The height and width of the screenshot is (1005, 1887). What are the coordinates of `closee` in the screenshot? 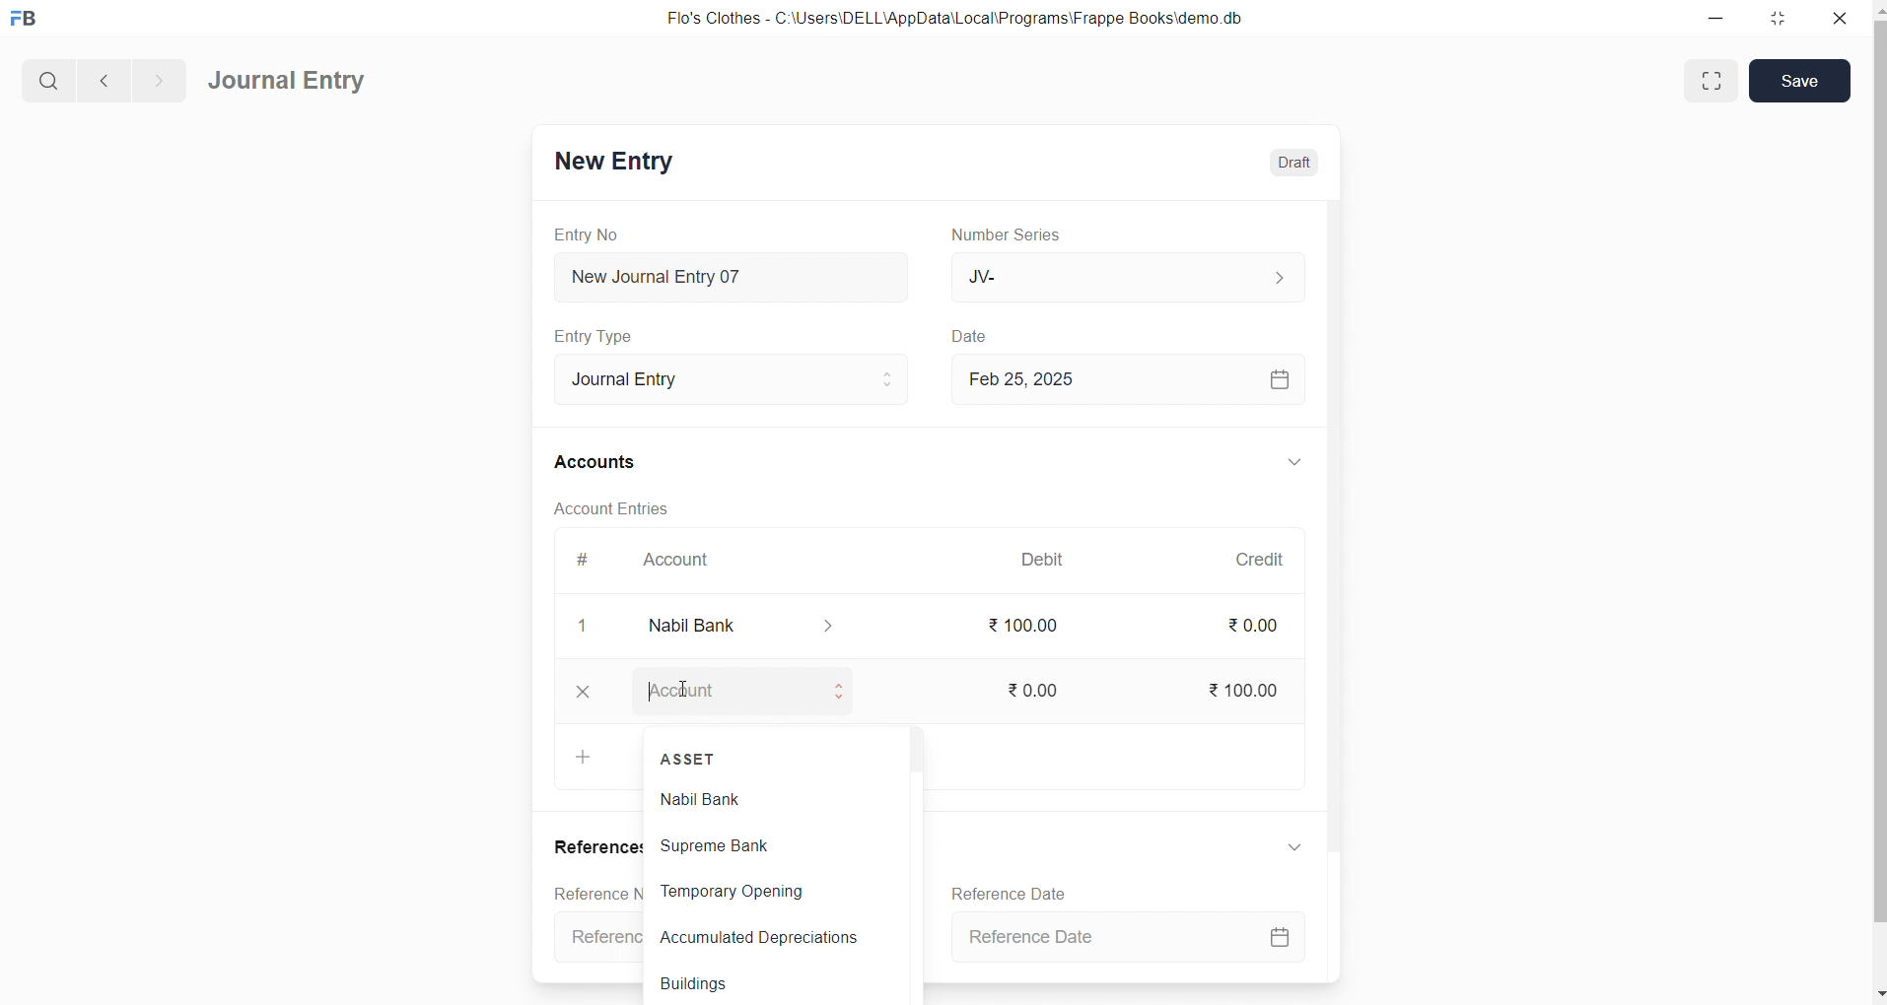 It's located at (594, 628).